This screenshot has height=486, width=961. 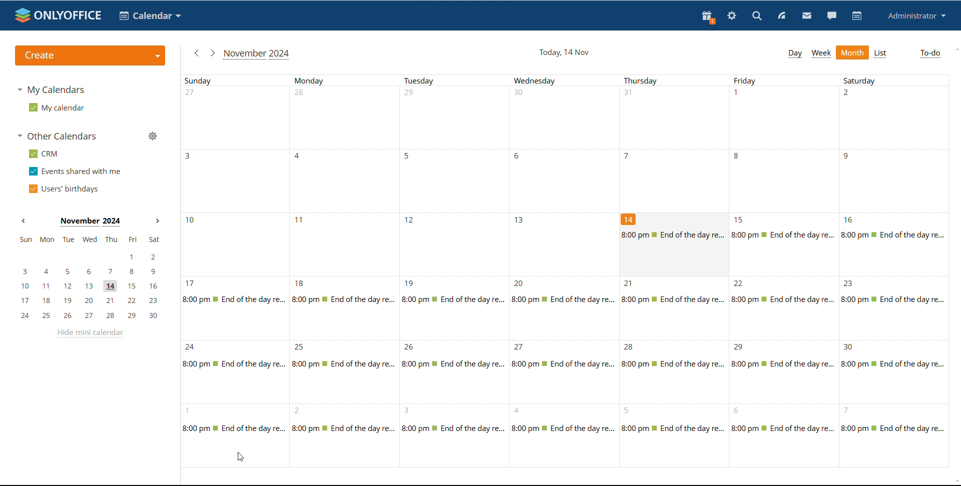 I want to click on current date, so click(x=565, y=52).